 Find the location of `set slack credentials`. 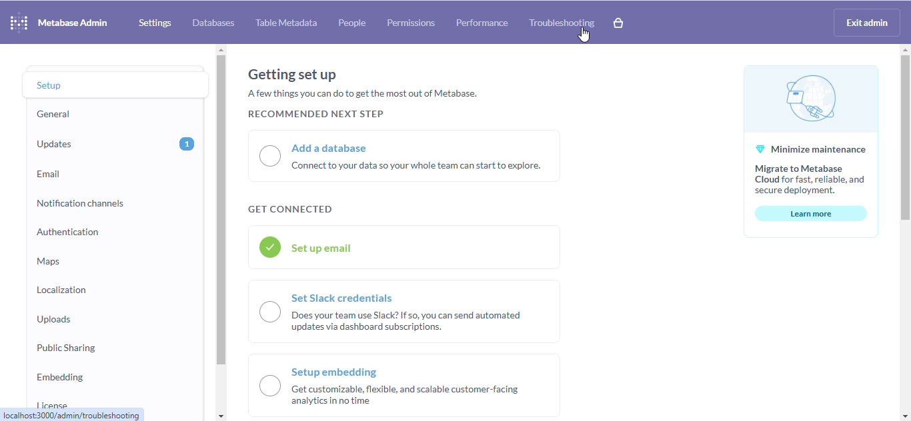

set slack credentials is located at coordinates (404, 311).